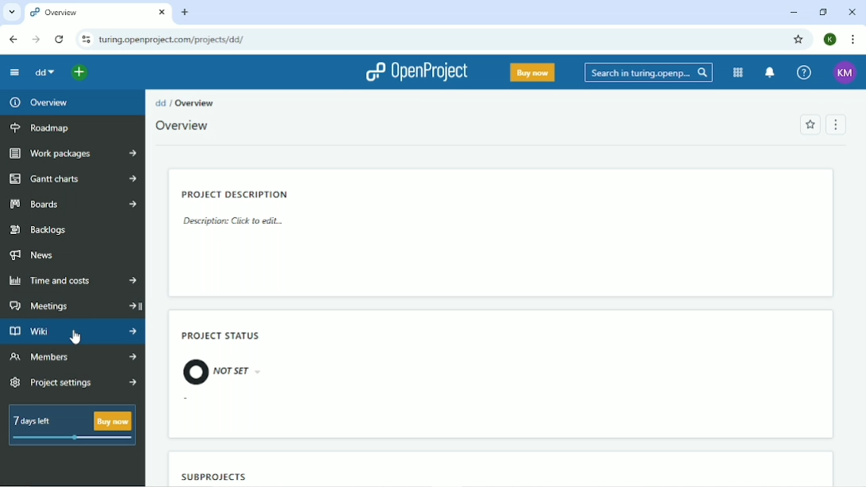 This screenshot has height=487, width=866. What do you see at coordinates (176, 40) in the screenshot?
I see `Site` at bounding box center [176, 40].